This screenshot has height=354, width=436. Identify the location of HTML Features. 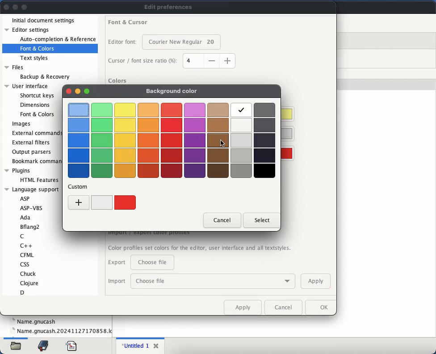
(39, 180).